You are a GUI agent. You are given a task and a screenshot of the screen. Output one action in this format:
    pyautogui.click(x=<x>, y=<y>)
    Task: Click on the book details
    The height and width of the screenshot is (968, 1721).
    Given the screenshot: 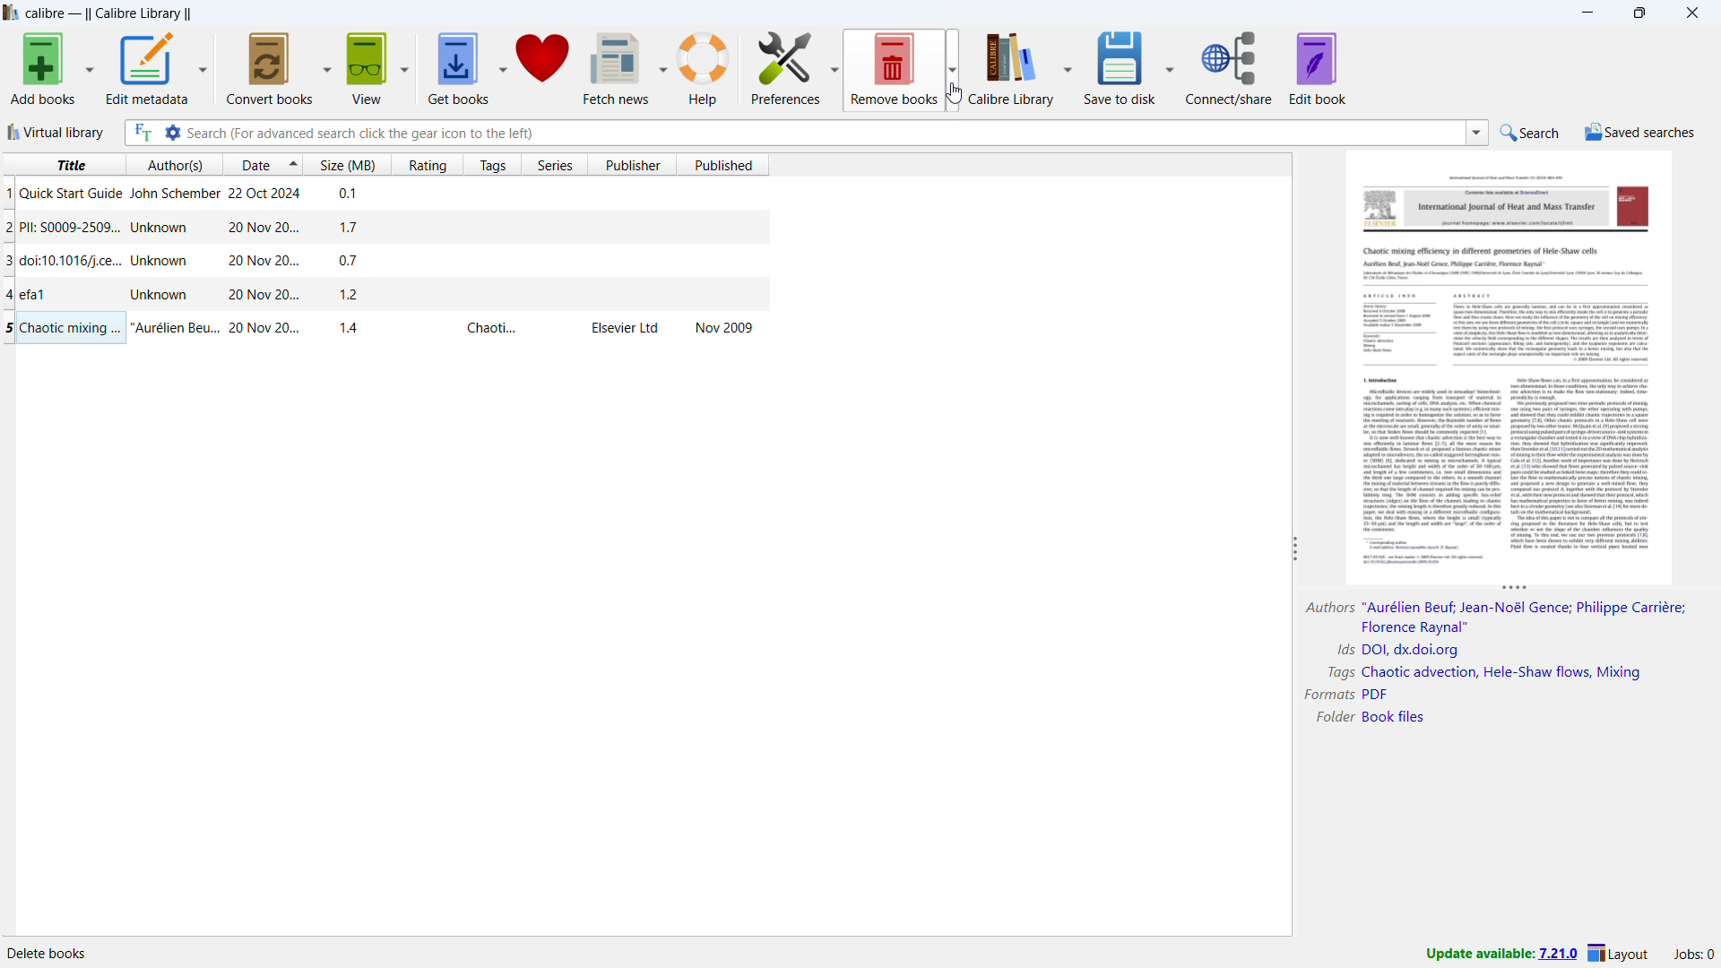 What is the action you would take?
    pyautogui.click(x=1493, y=664)
    